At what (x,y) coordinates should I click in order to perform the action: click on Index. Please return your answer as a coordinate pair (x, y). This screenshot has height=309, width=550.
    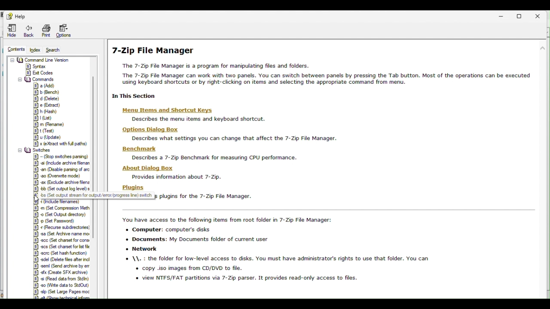
    Looking at the image, I should click on (34, 51).